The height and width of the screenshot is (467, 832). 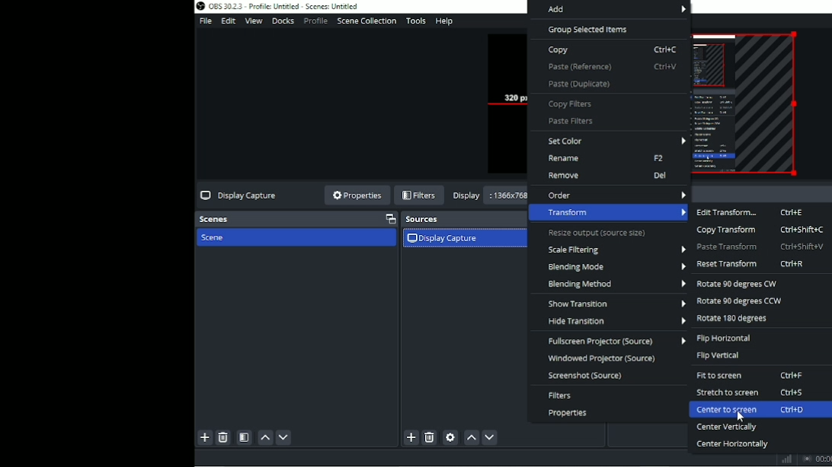 I want to click on Scenes, so click(x=296, y=218).